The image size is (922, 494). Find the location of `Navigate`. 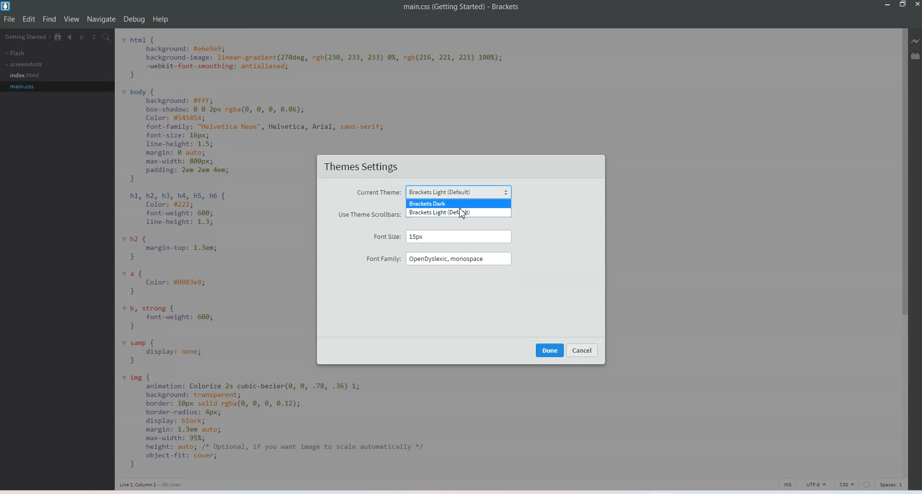

Navigate is located at coordinates (102, 19).